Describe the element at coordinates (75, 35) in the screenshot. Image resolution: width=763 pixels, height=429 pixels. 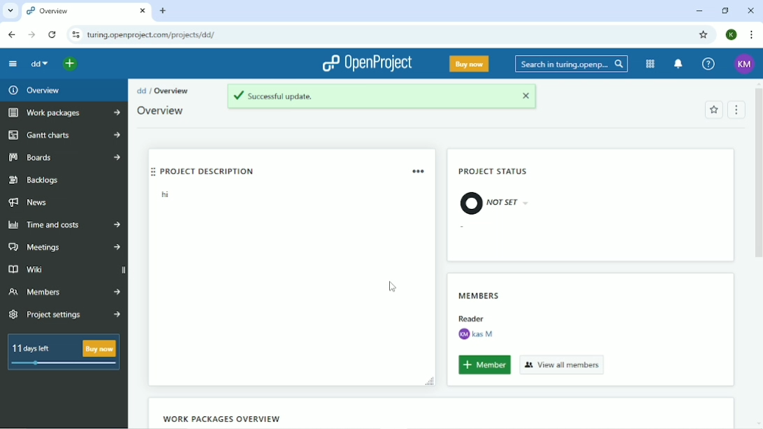
I see `View site information` at that location.